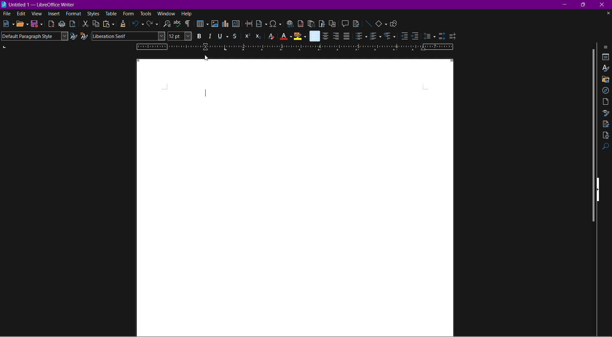 The width and height of the screenshot is (612, 337). What do you see at coordinates (390, 36) in the screenshot?
I see `Select Outline Format` at bounding box center [390, 36].